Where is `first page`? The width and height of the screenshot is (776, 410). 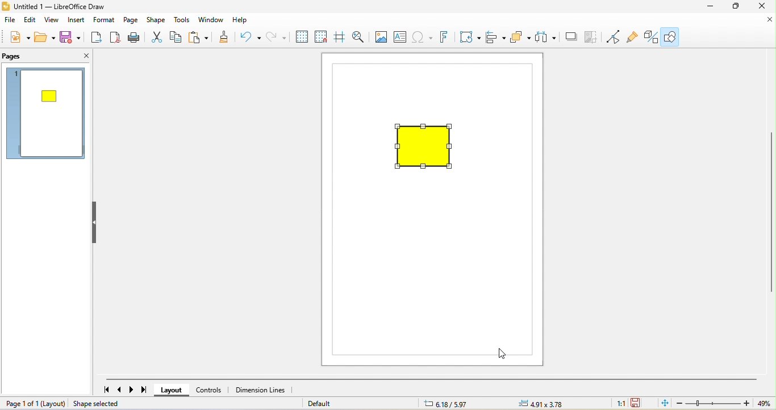
first page is located at coordinates (103, 390).